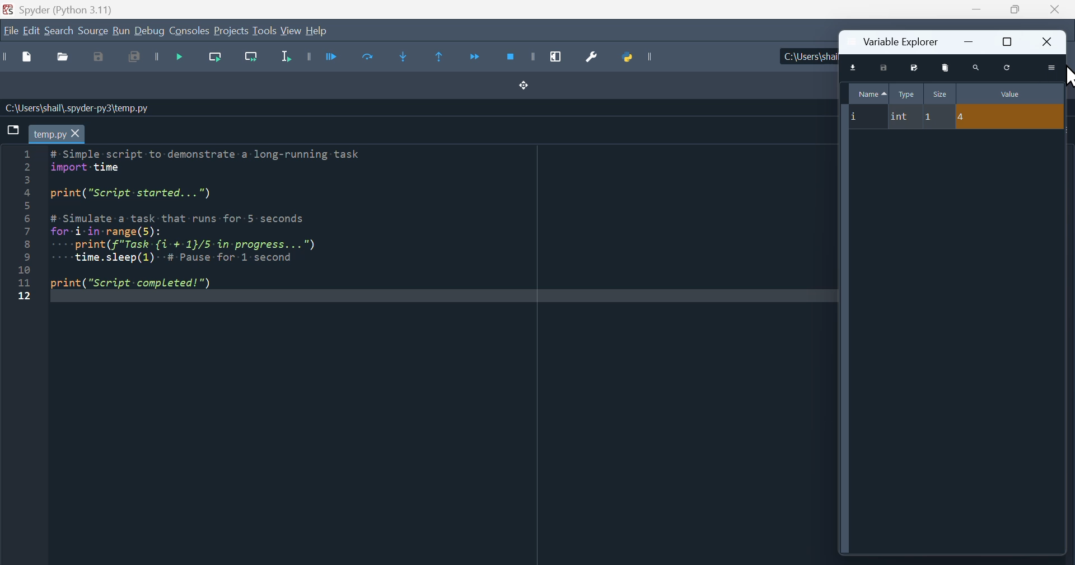  What do you see at coordinates (638, 56) in the screenshot?
I see `Python path manager` at bounding box center [638, 56].